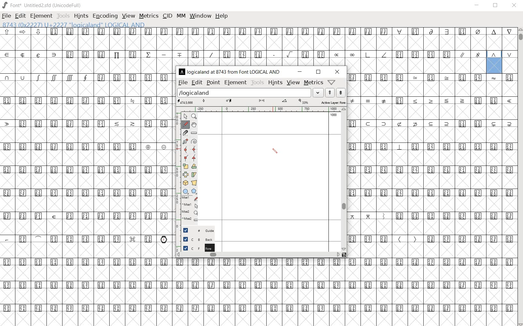 The height and width of the screenshot is (326, 523). Describe the element at coordinates (515, 5) in the screenshot. I see `close` at that location.